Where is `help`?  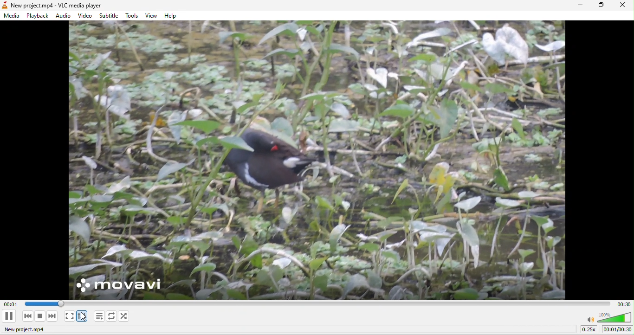
help is located at coordinates (173, 16).